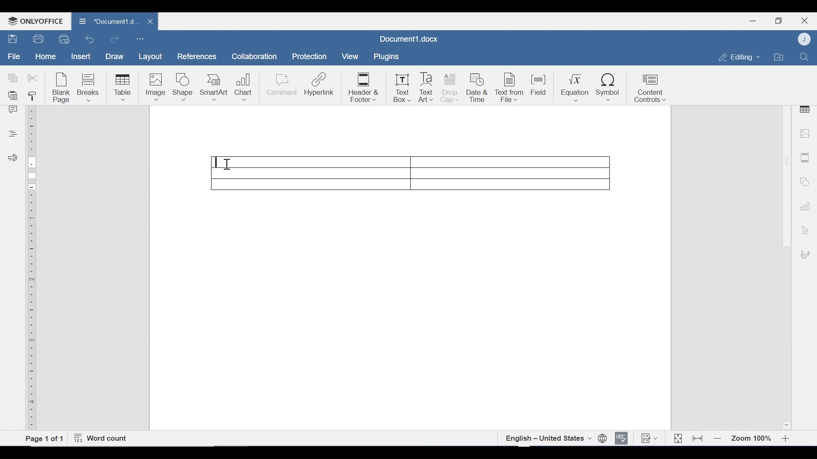 The width and height of the screenshot is (817, 459). What do you see at coordinates (787, 439) in the screenshot?
I see `Zoom in` at bounding box center [787, 439].